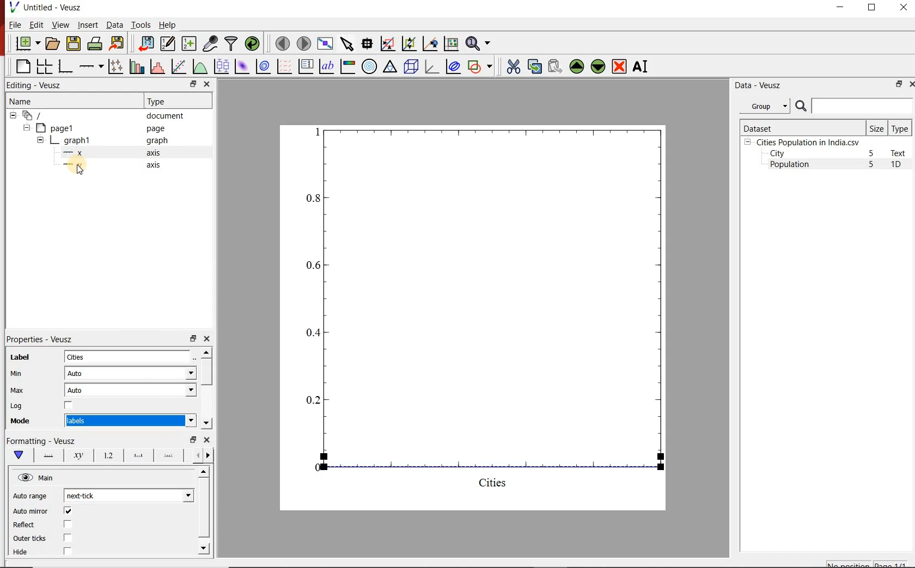  What do you see at coordinates (620, 66) in the screenshot?
I see `remove the selected widgets` at bounding box center [620, 66].